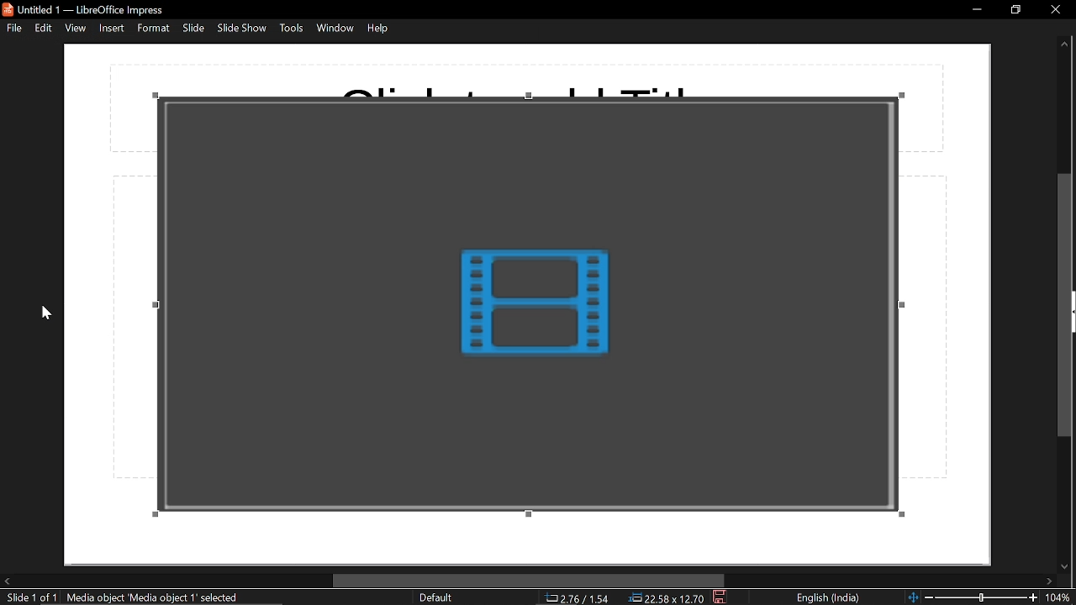 The width and height of the screenshot is (1076, 605). What do you see at coordinates (1067, 563) in the screenshot?
I see `move down` at bounding box center [1067, 563].